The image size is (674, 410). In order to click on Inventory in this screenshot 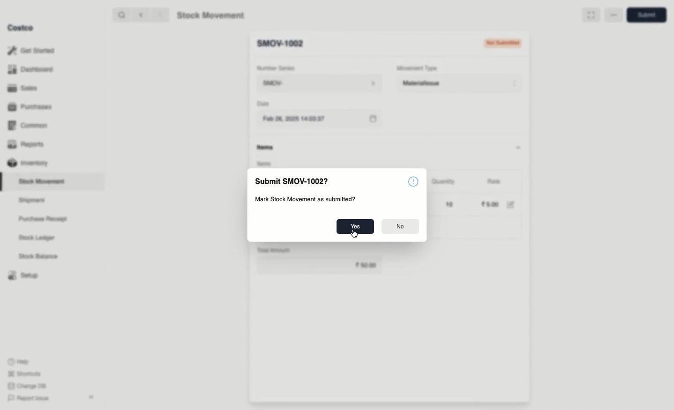, I will do `click(29, 163)`.